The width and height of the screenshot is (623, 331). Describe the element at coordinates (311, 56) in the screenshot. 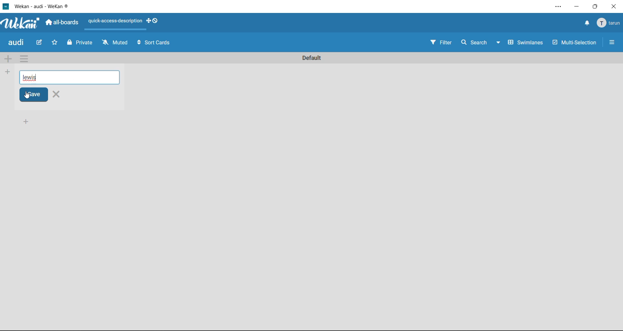

I see `Default` at that location.